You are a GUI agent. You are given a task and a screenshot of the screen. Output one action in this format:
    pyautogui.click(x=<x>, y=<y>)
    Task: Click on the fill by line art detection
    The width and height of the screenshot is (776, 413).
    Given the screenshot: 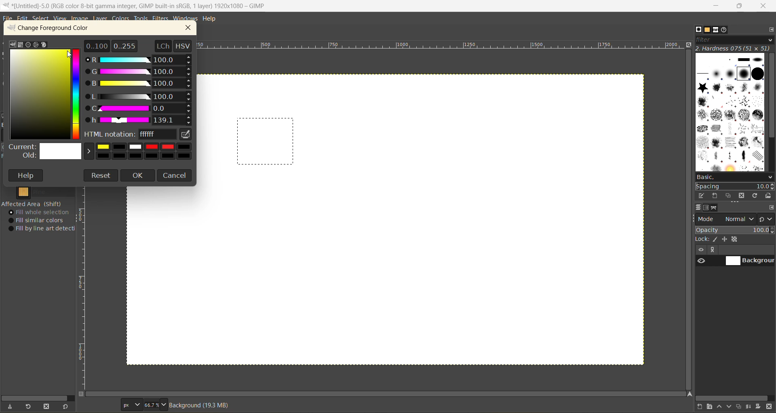 What is the action you would take?
    pyautogui.click(x=44, y=229)
    